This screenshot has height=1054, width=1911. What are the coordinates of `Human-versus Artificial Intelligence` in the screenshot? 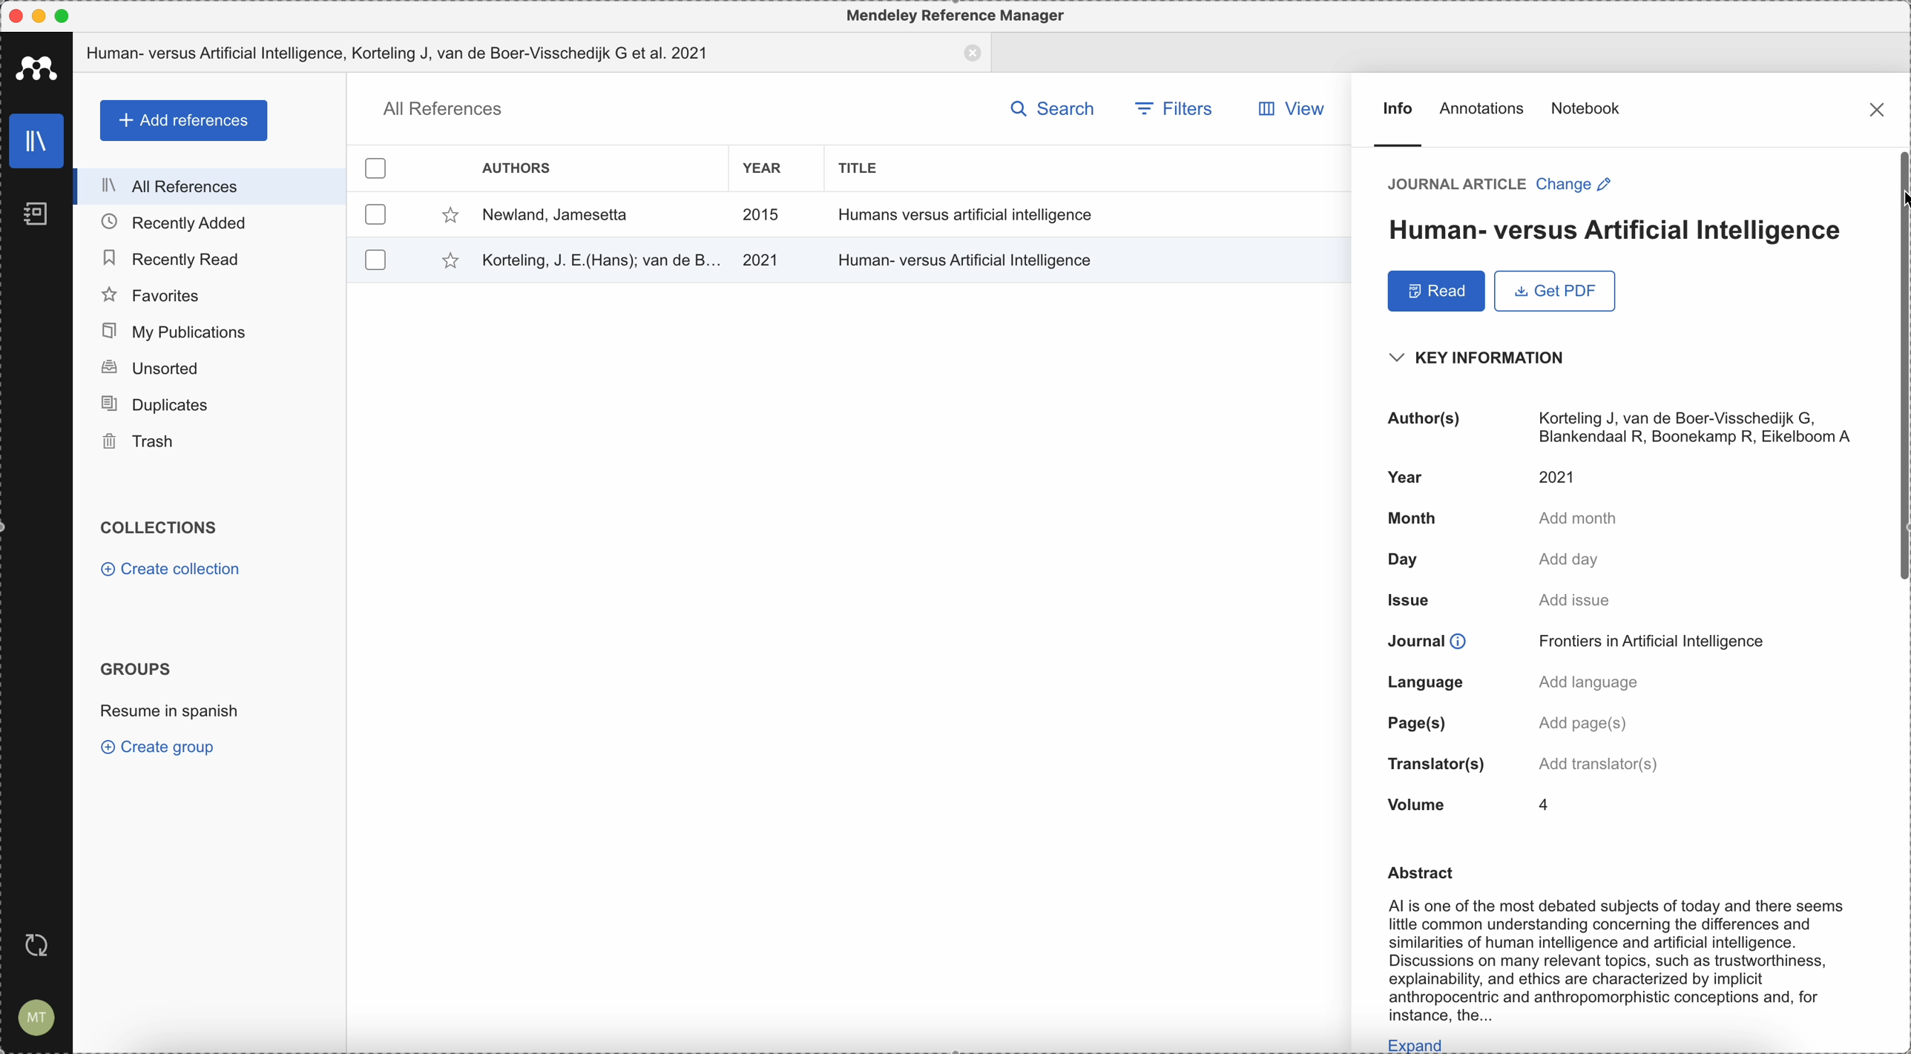 It's located at (1609, 231).